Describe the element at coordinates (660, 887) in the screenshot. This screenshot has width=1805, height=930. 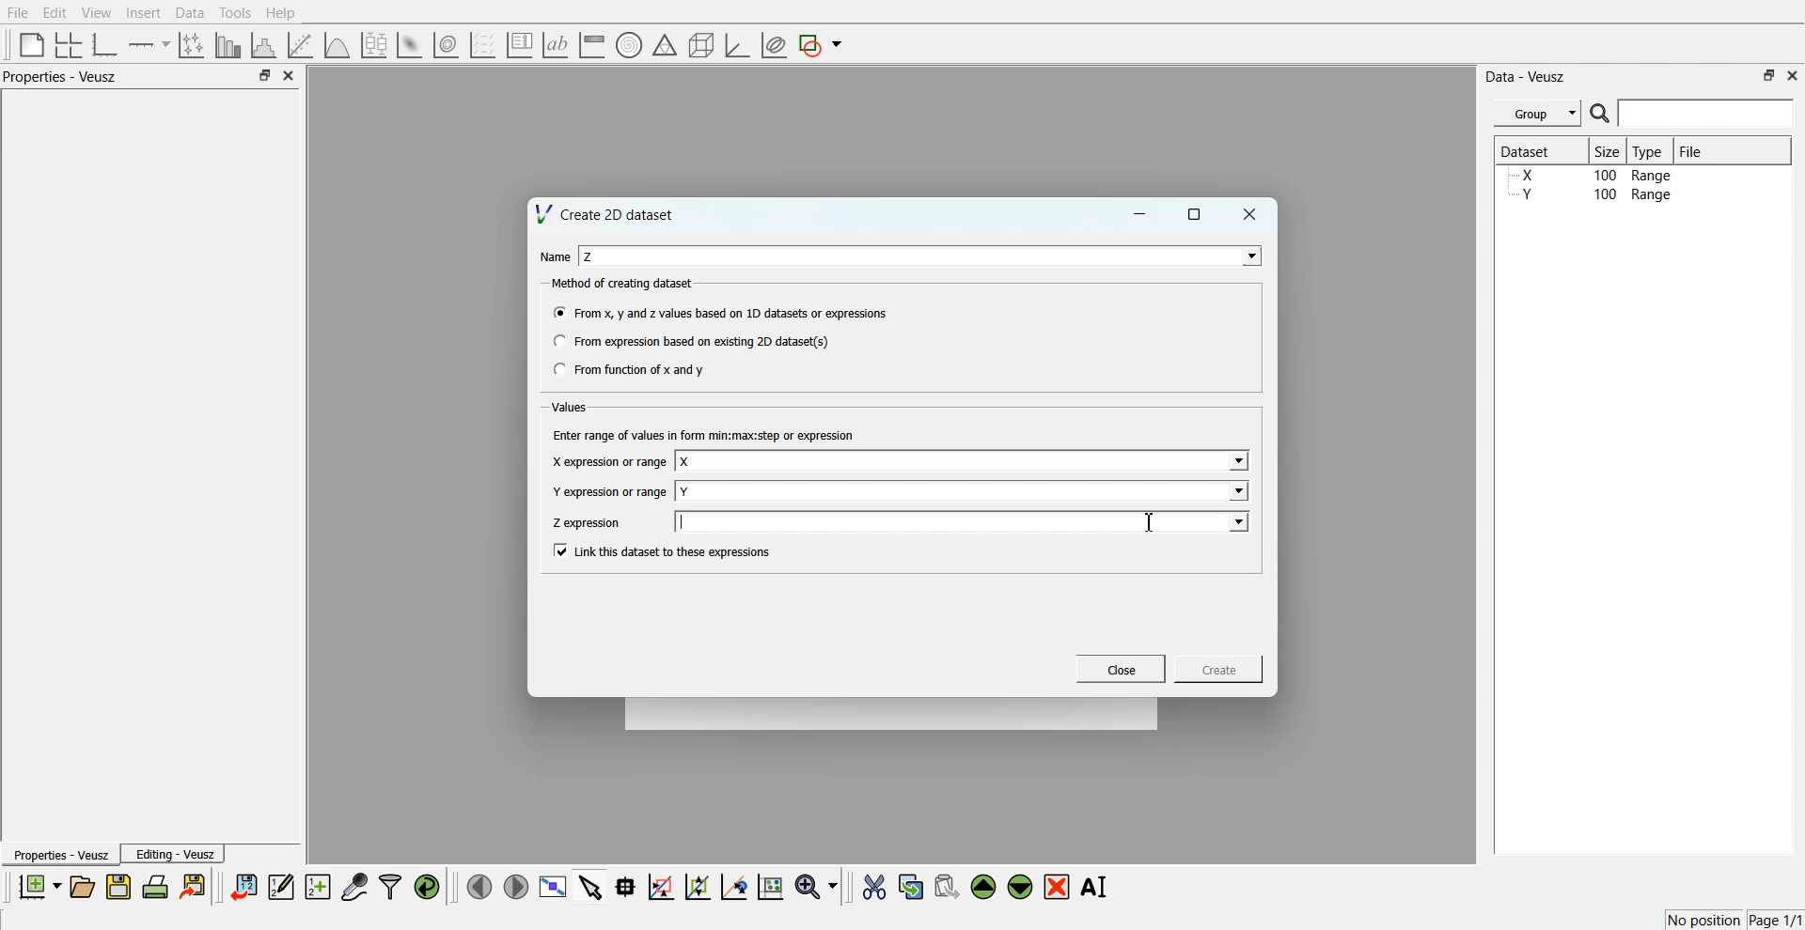
I see `Draw a rectangle to zoom graph axes` at that location.